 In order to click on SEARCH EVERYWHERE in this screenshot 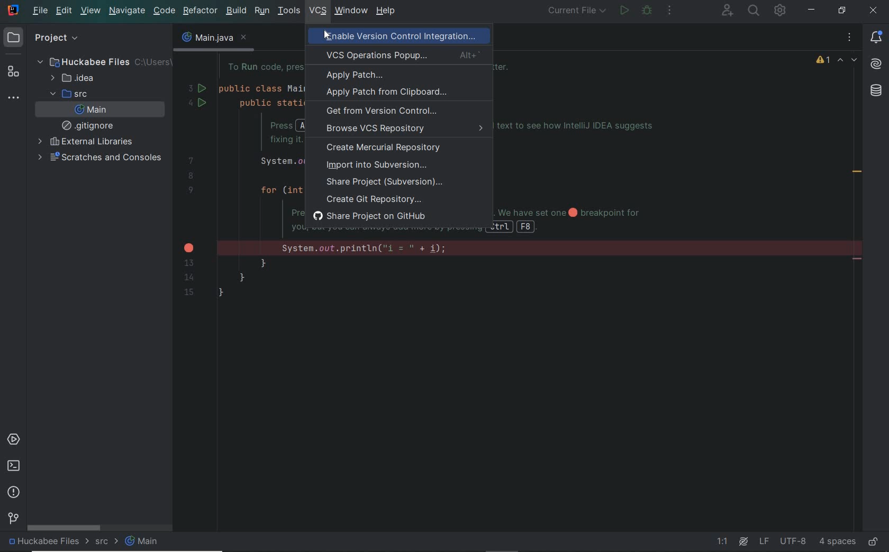, I will do `click(754, 12)`.